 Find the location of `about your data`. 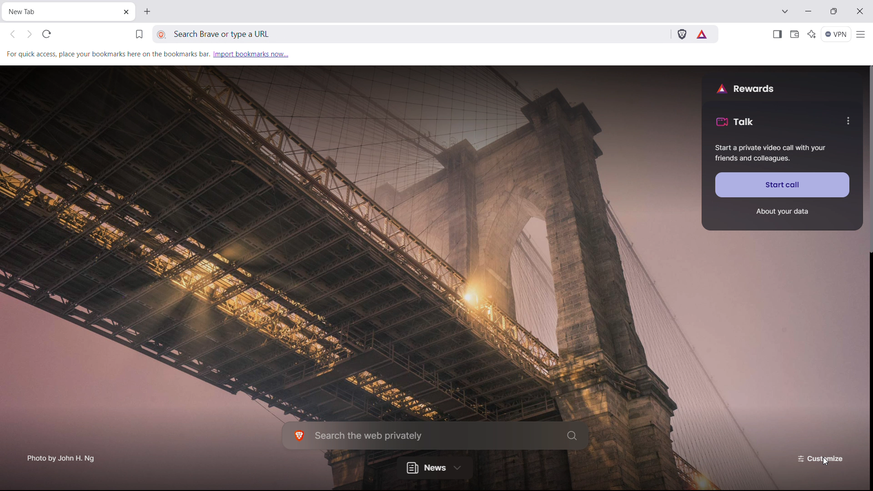

about your data is located at coordinates (782, 212).